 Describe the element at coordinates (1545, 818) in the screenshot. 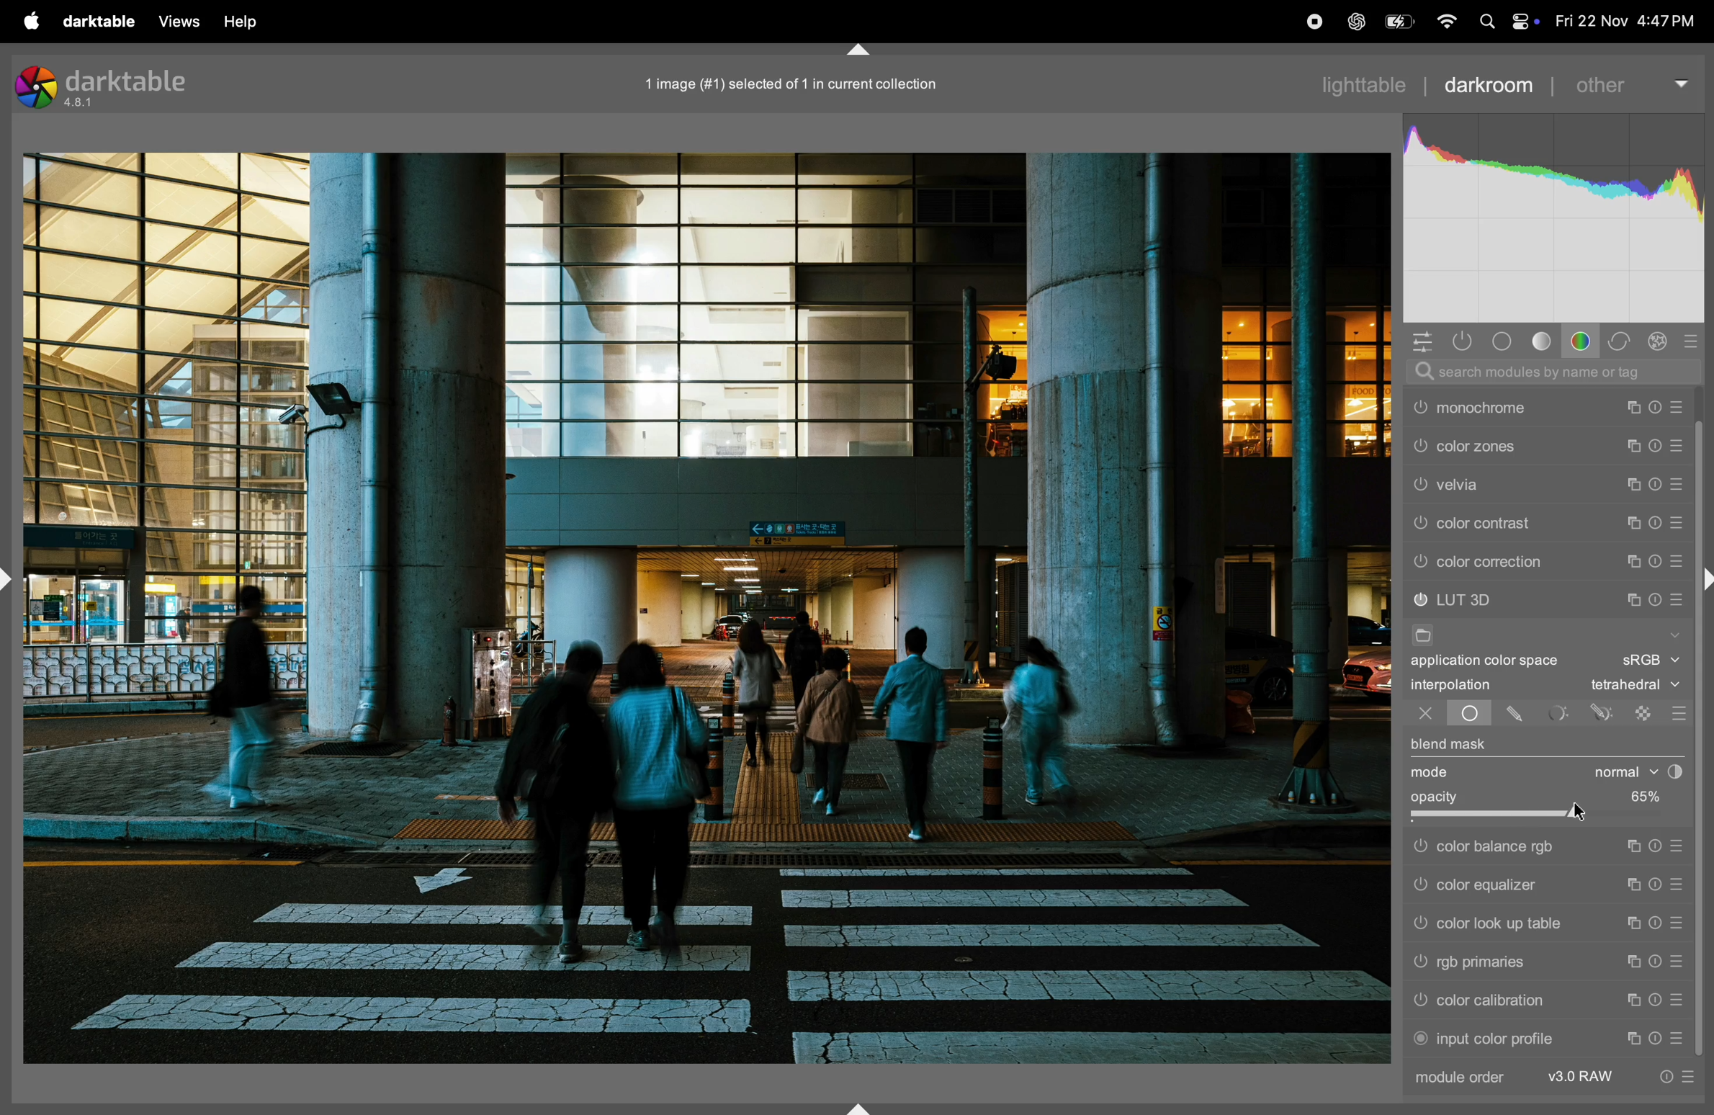

I see `slider` at that location.